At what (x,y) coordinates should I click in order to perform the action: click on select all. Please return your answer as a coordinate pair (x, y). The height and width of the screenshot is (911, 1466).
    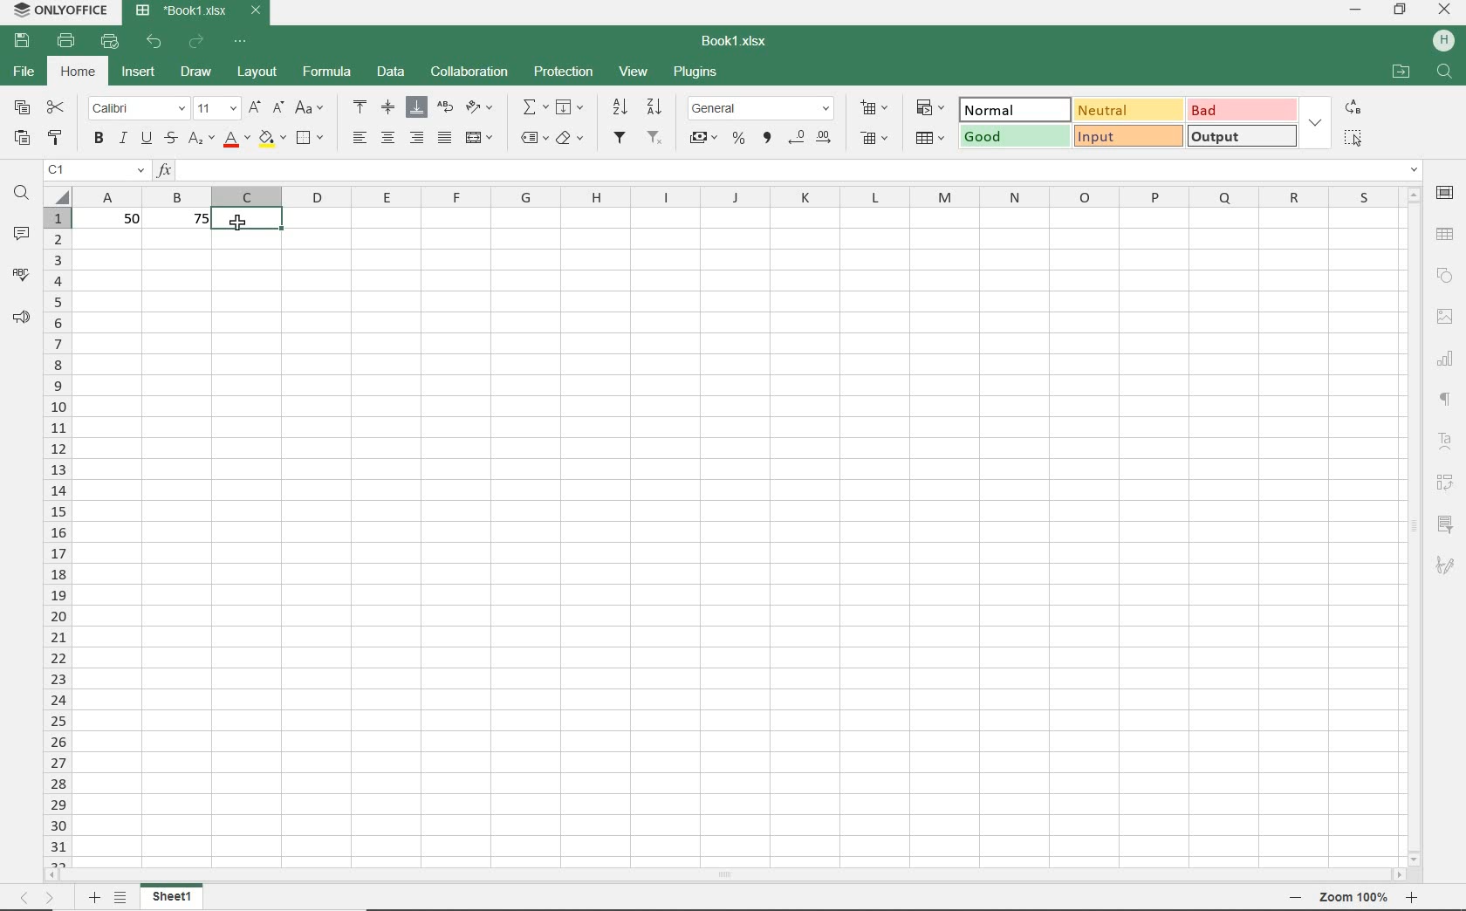
    Looking at the image, I should click on (1356, 138).